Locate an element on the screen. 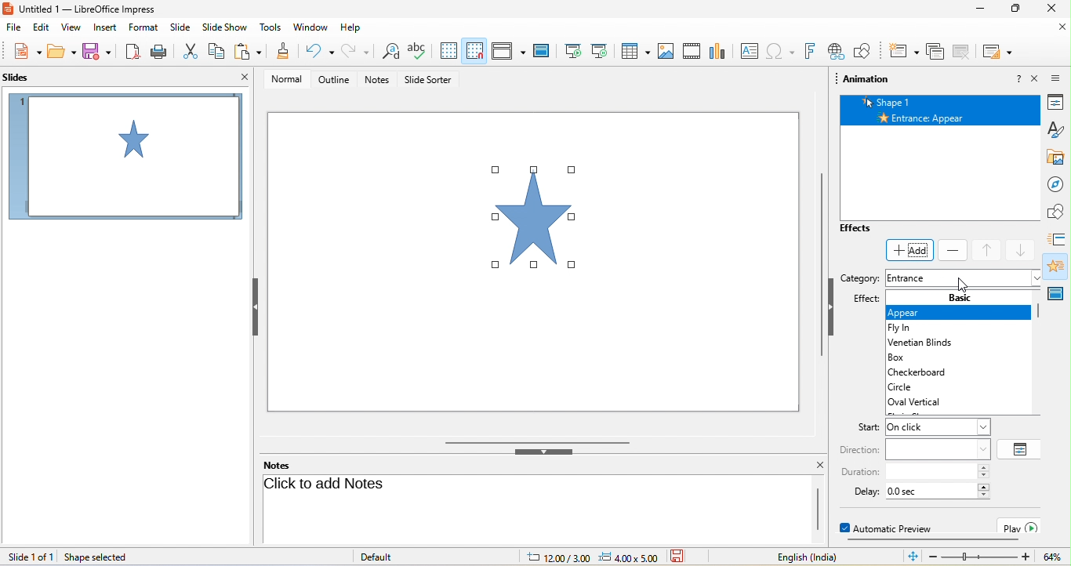  fit slide to current window is located at coordinates (913, 557).